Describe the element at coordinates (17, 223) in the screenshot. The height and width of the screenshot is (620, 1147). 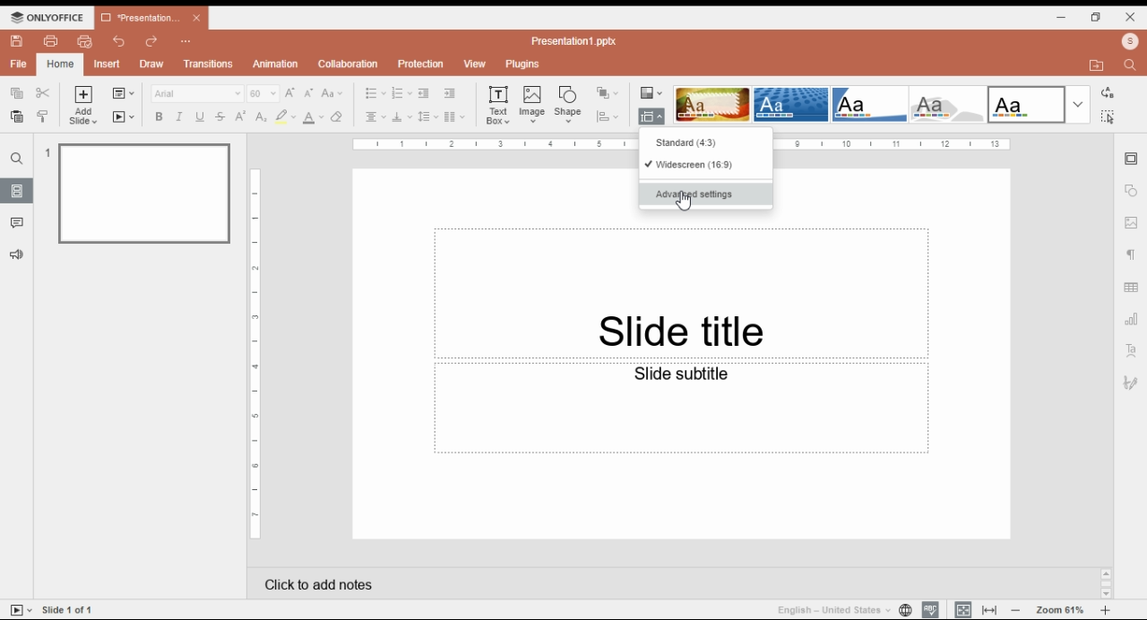
I see `comments` at that location.